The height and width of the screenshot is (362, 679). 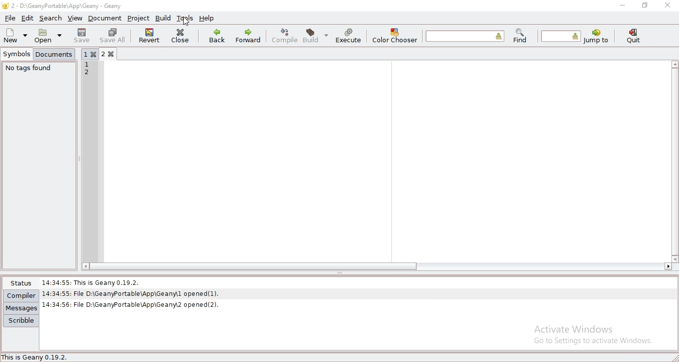 What do you see at coordinates (520, 36) in the screenshot?
I see `find` at bounding box center [520, 36].